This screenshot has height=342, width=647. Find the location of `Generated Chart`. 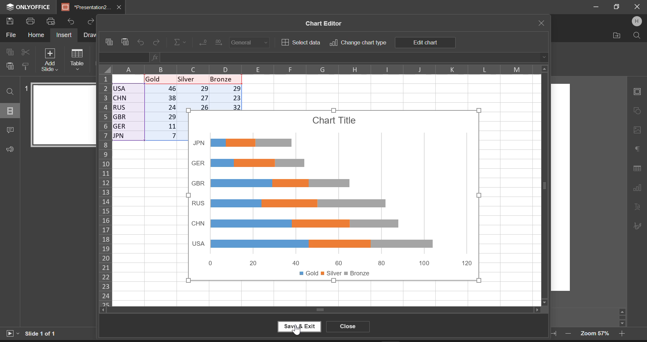

Generated Chart is located at coordinates (333, 197).